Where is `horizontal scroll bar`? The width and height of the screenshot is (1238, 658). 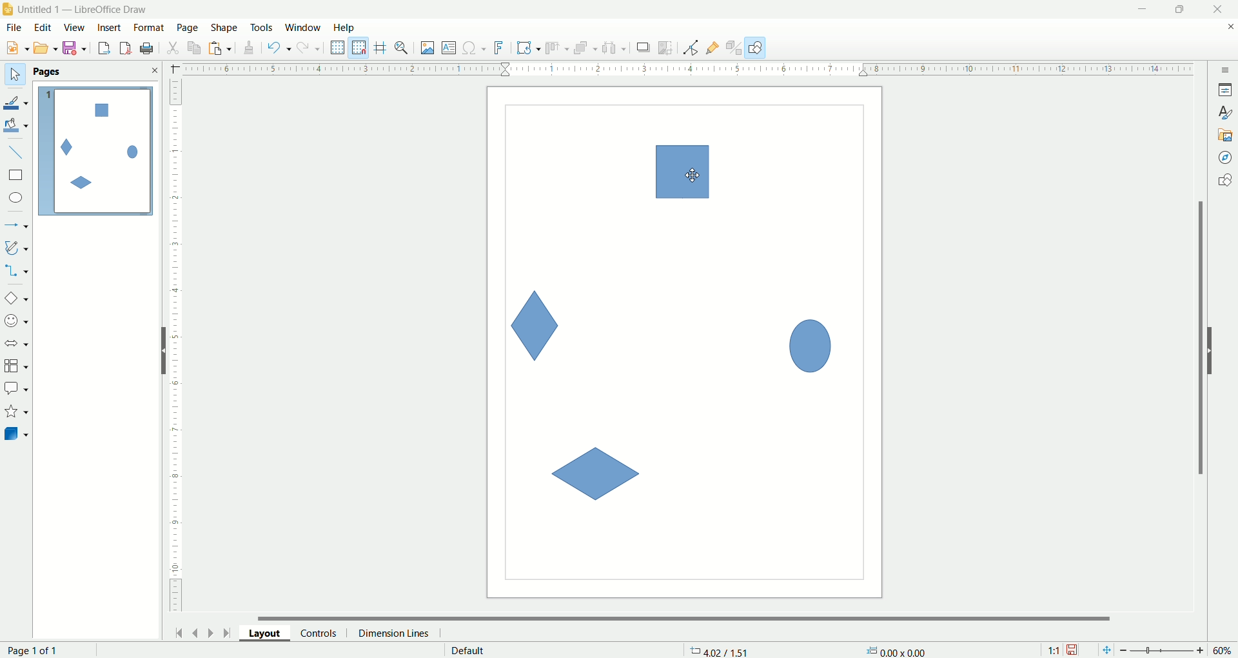 horizontal scroll bar is located at coordinates (692, 617).